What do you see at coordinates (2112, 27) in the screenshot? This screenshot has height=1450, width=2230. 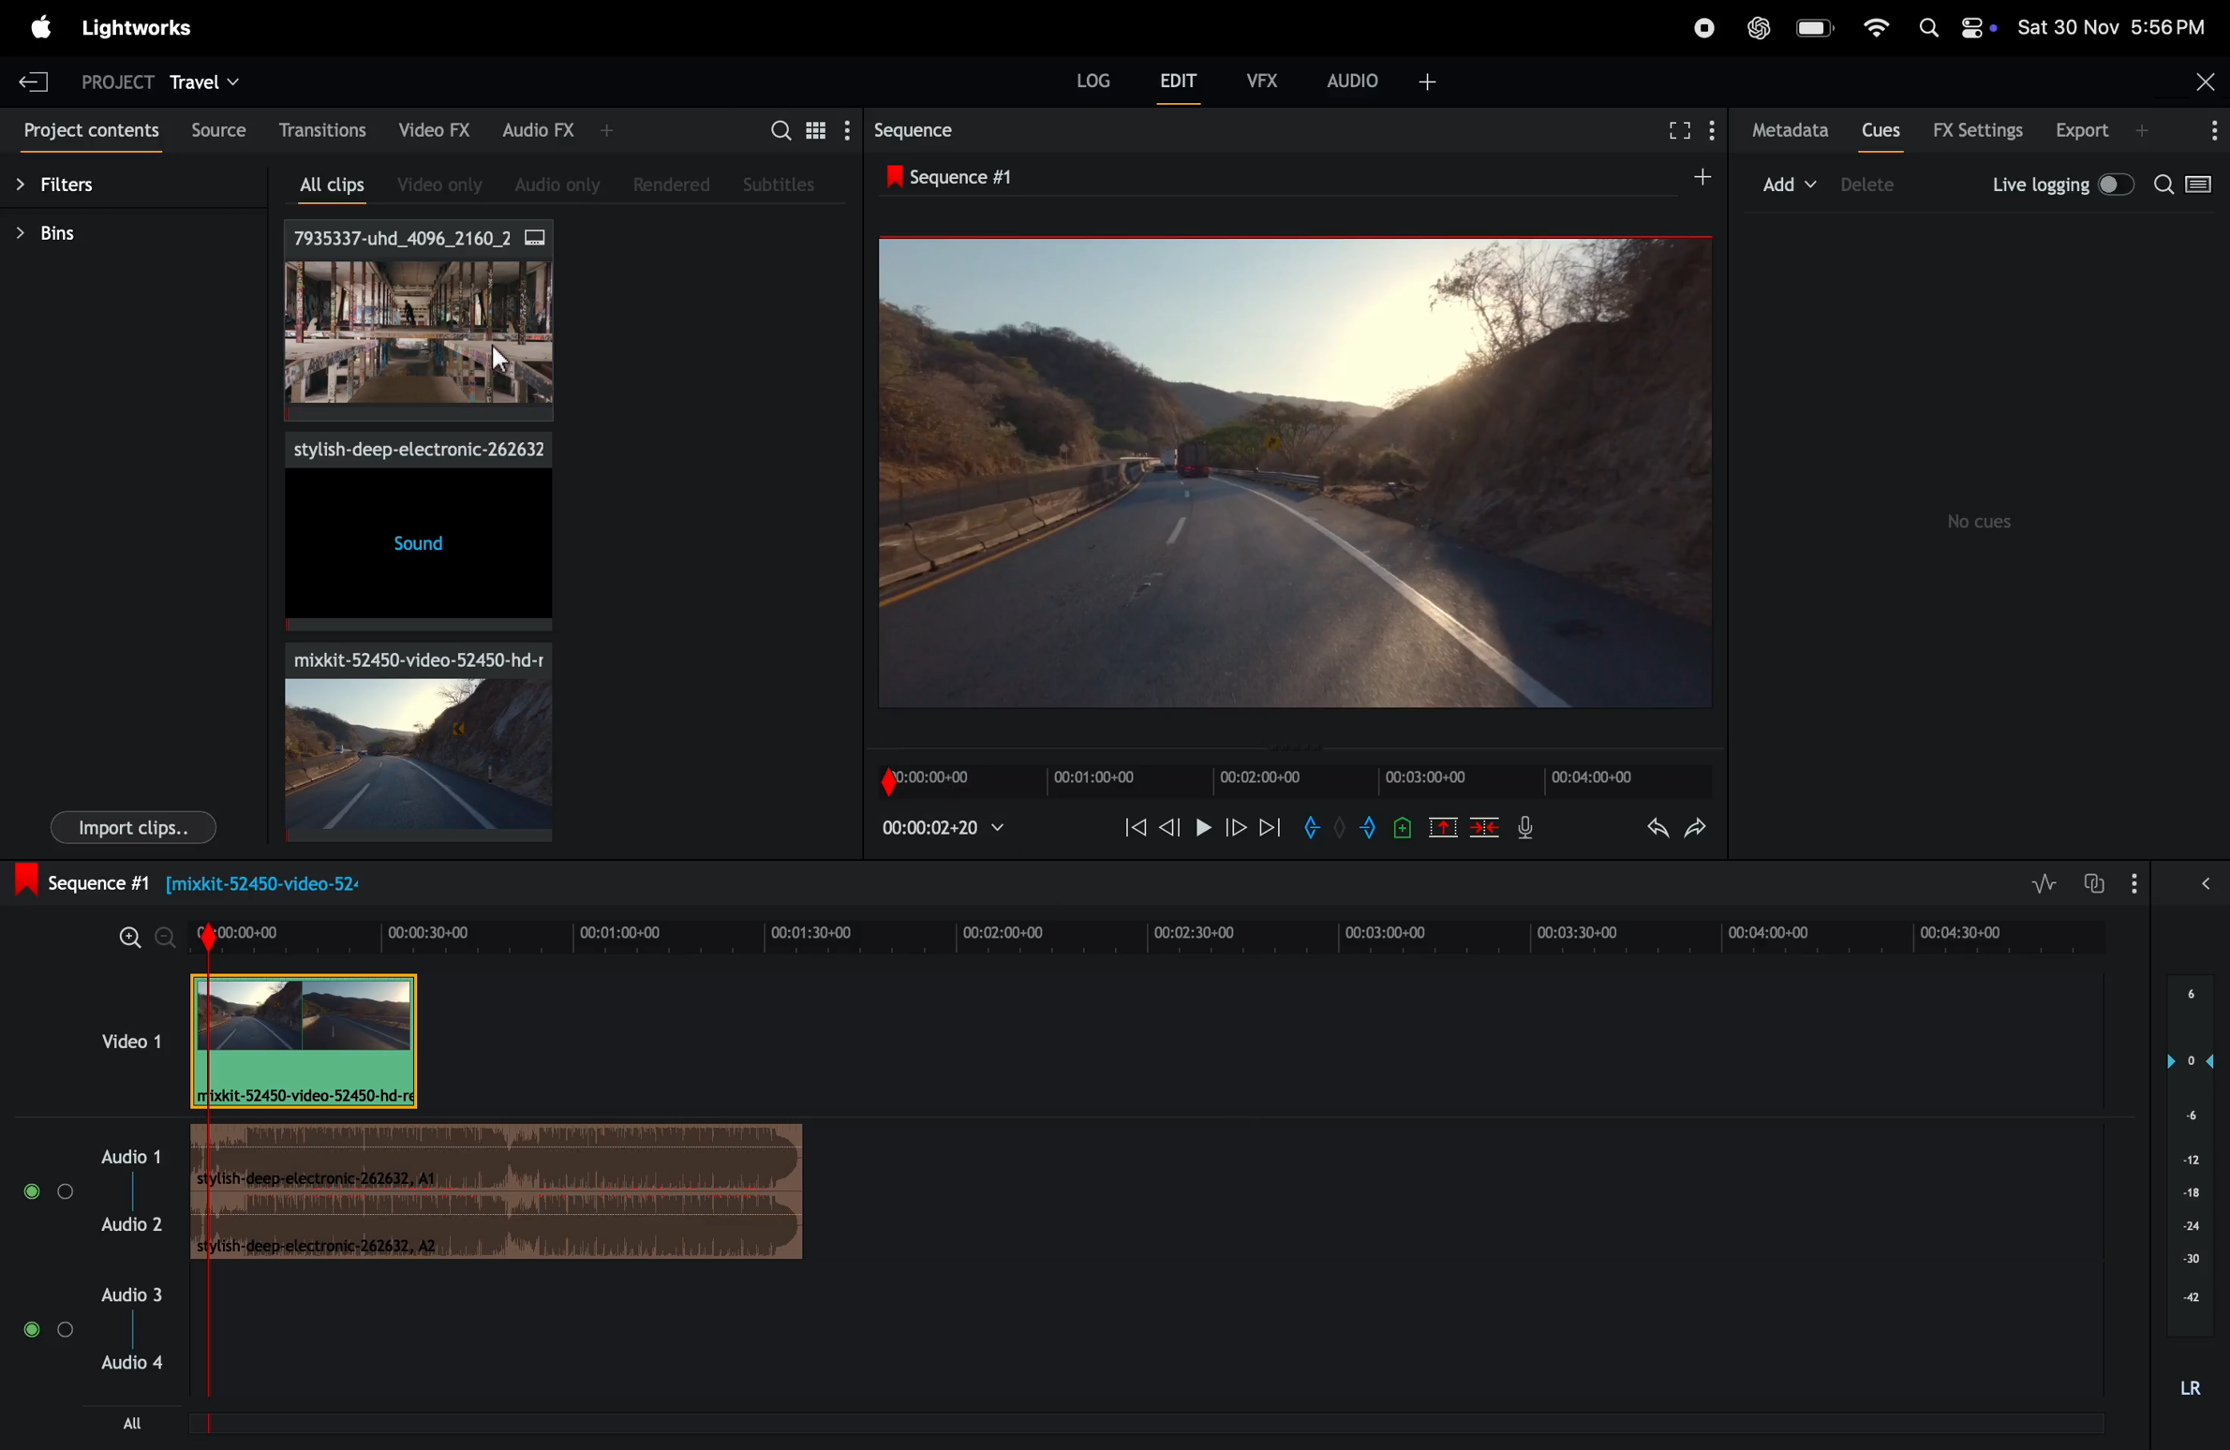 I see `date and time` at bounding box center [2112, 27].